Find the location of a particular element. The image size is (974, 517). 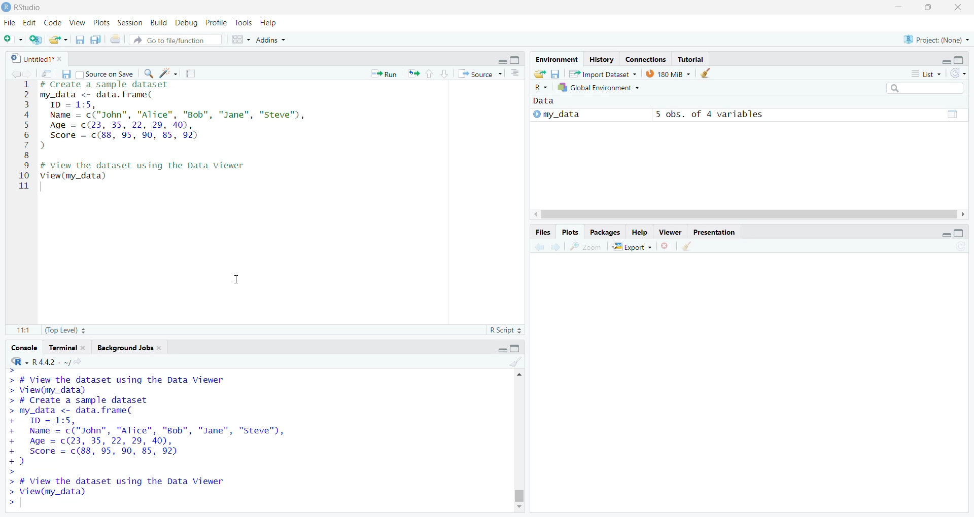

Session is located at coordinates (131, 23).